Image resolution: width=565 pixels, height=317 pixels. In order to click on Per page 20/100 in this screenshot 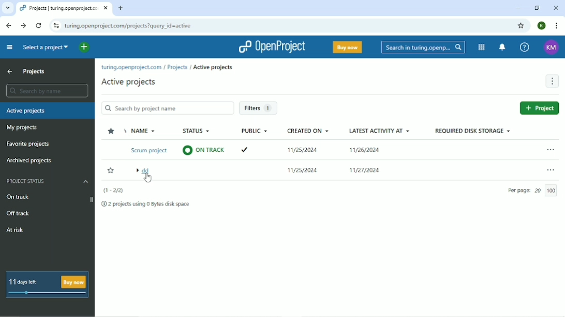, I will do `click(536, 190)`.